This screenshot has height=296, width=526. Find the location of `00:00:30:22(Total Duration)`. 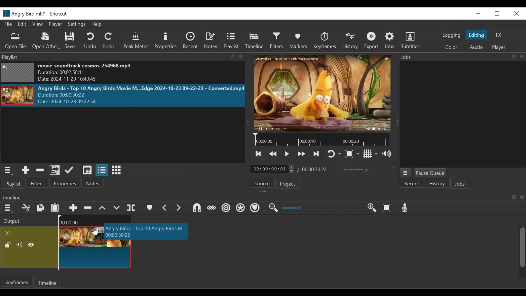

00:00:30:22(Total Duration) is located at coordinates (313, 169).